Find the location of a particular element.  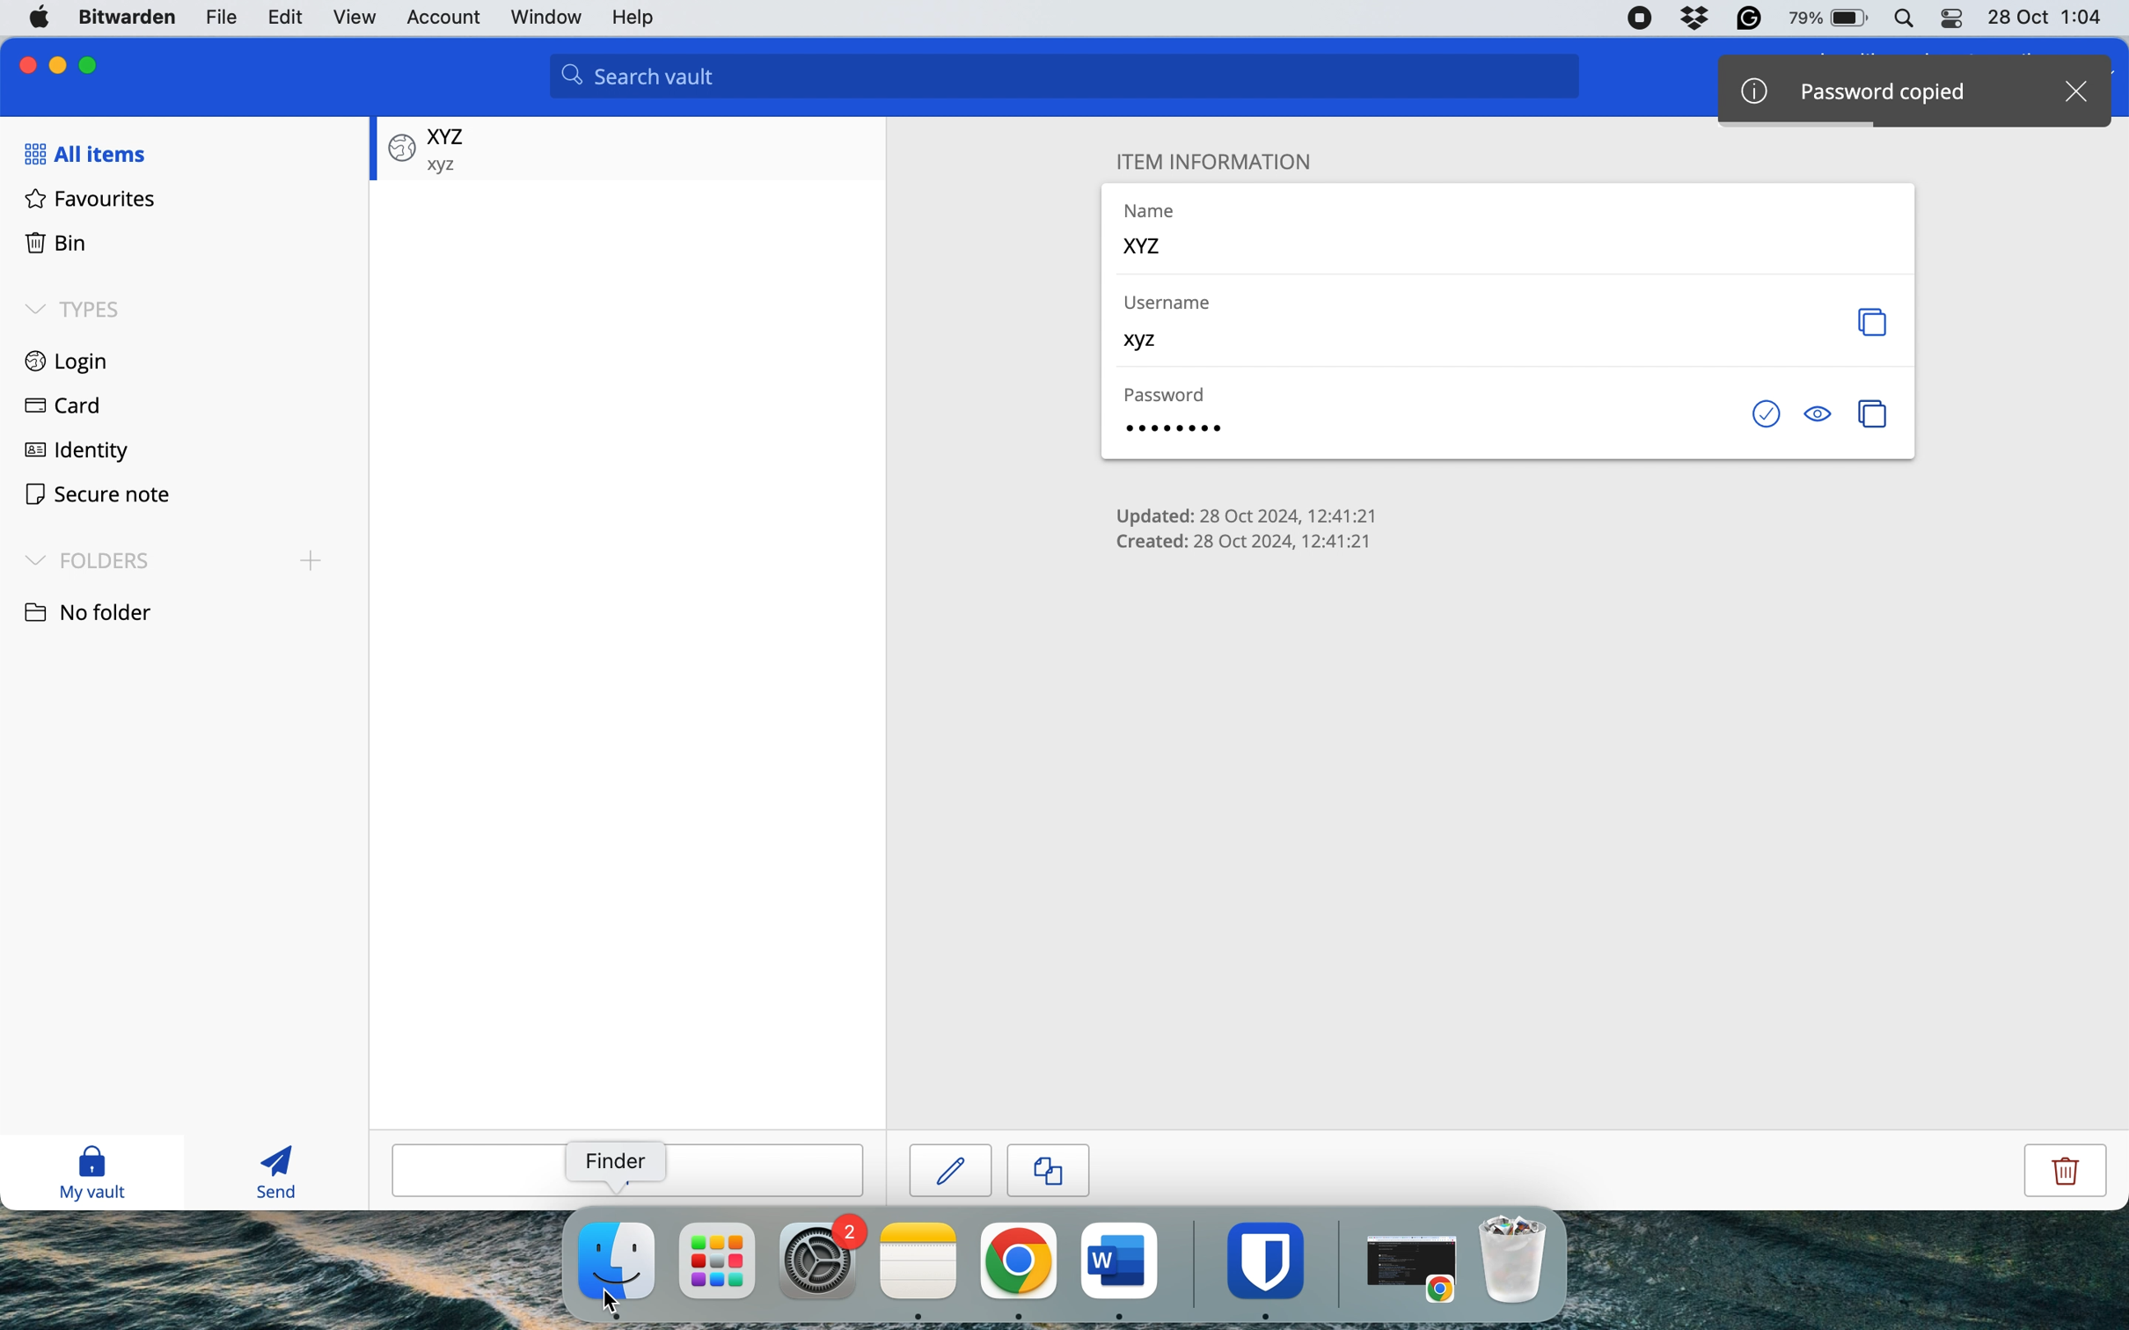

bitwarden is located at coordinates (130, 18).